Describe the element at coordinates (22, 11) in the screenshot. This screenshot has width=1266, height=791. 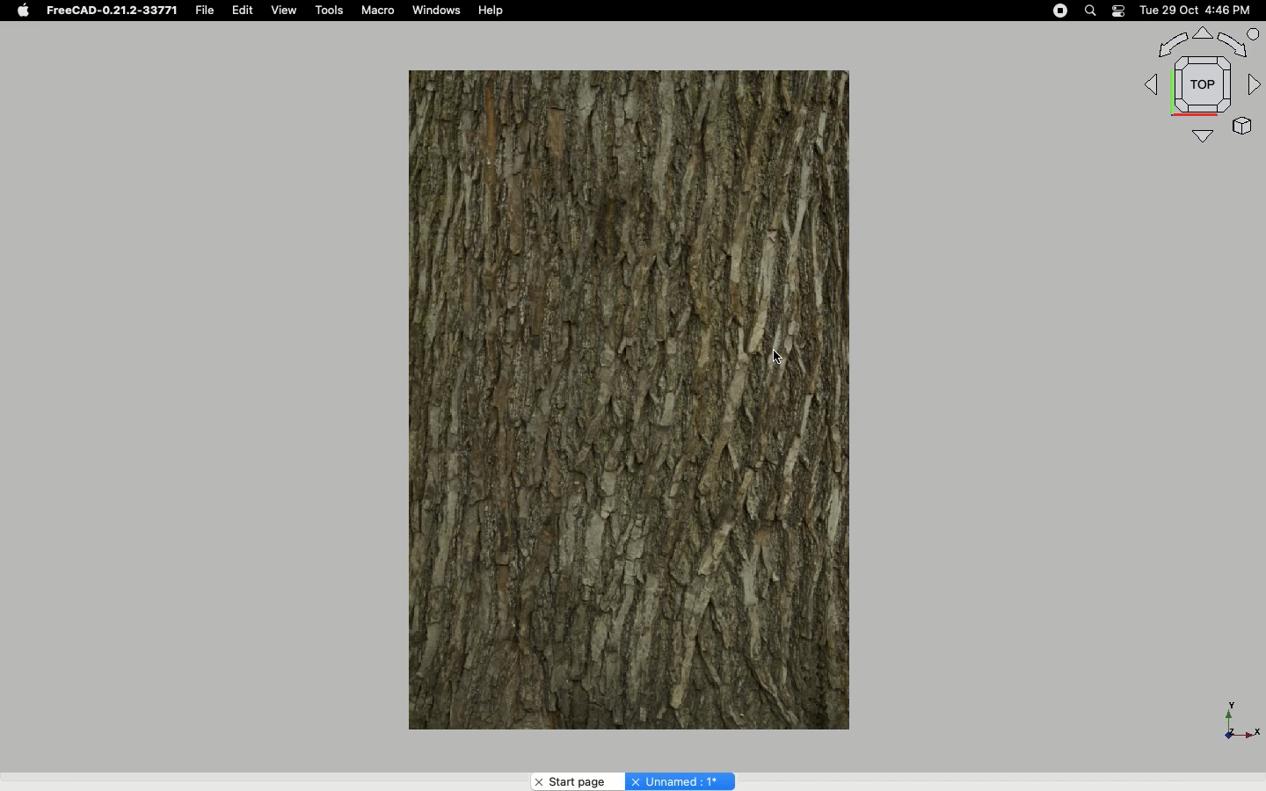
I see `Apple logo` at that location.